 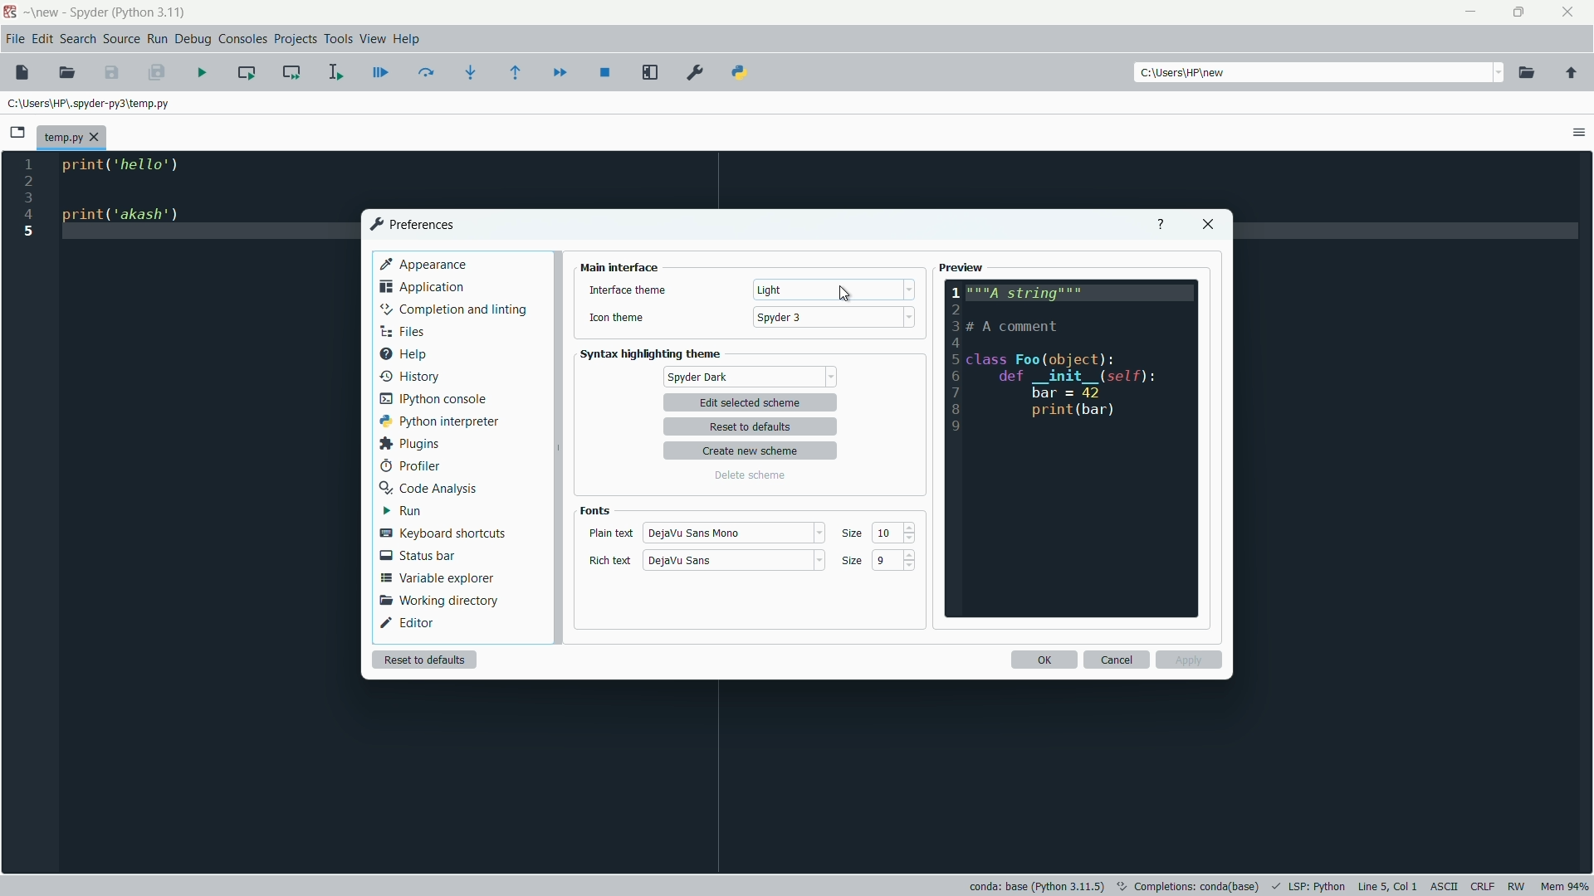 What do you see at coordinates (1190, 884) in the screenshot?
I see `text` at bounding box center [1190, 884].